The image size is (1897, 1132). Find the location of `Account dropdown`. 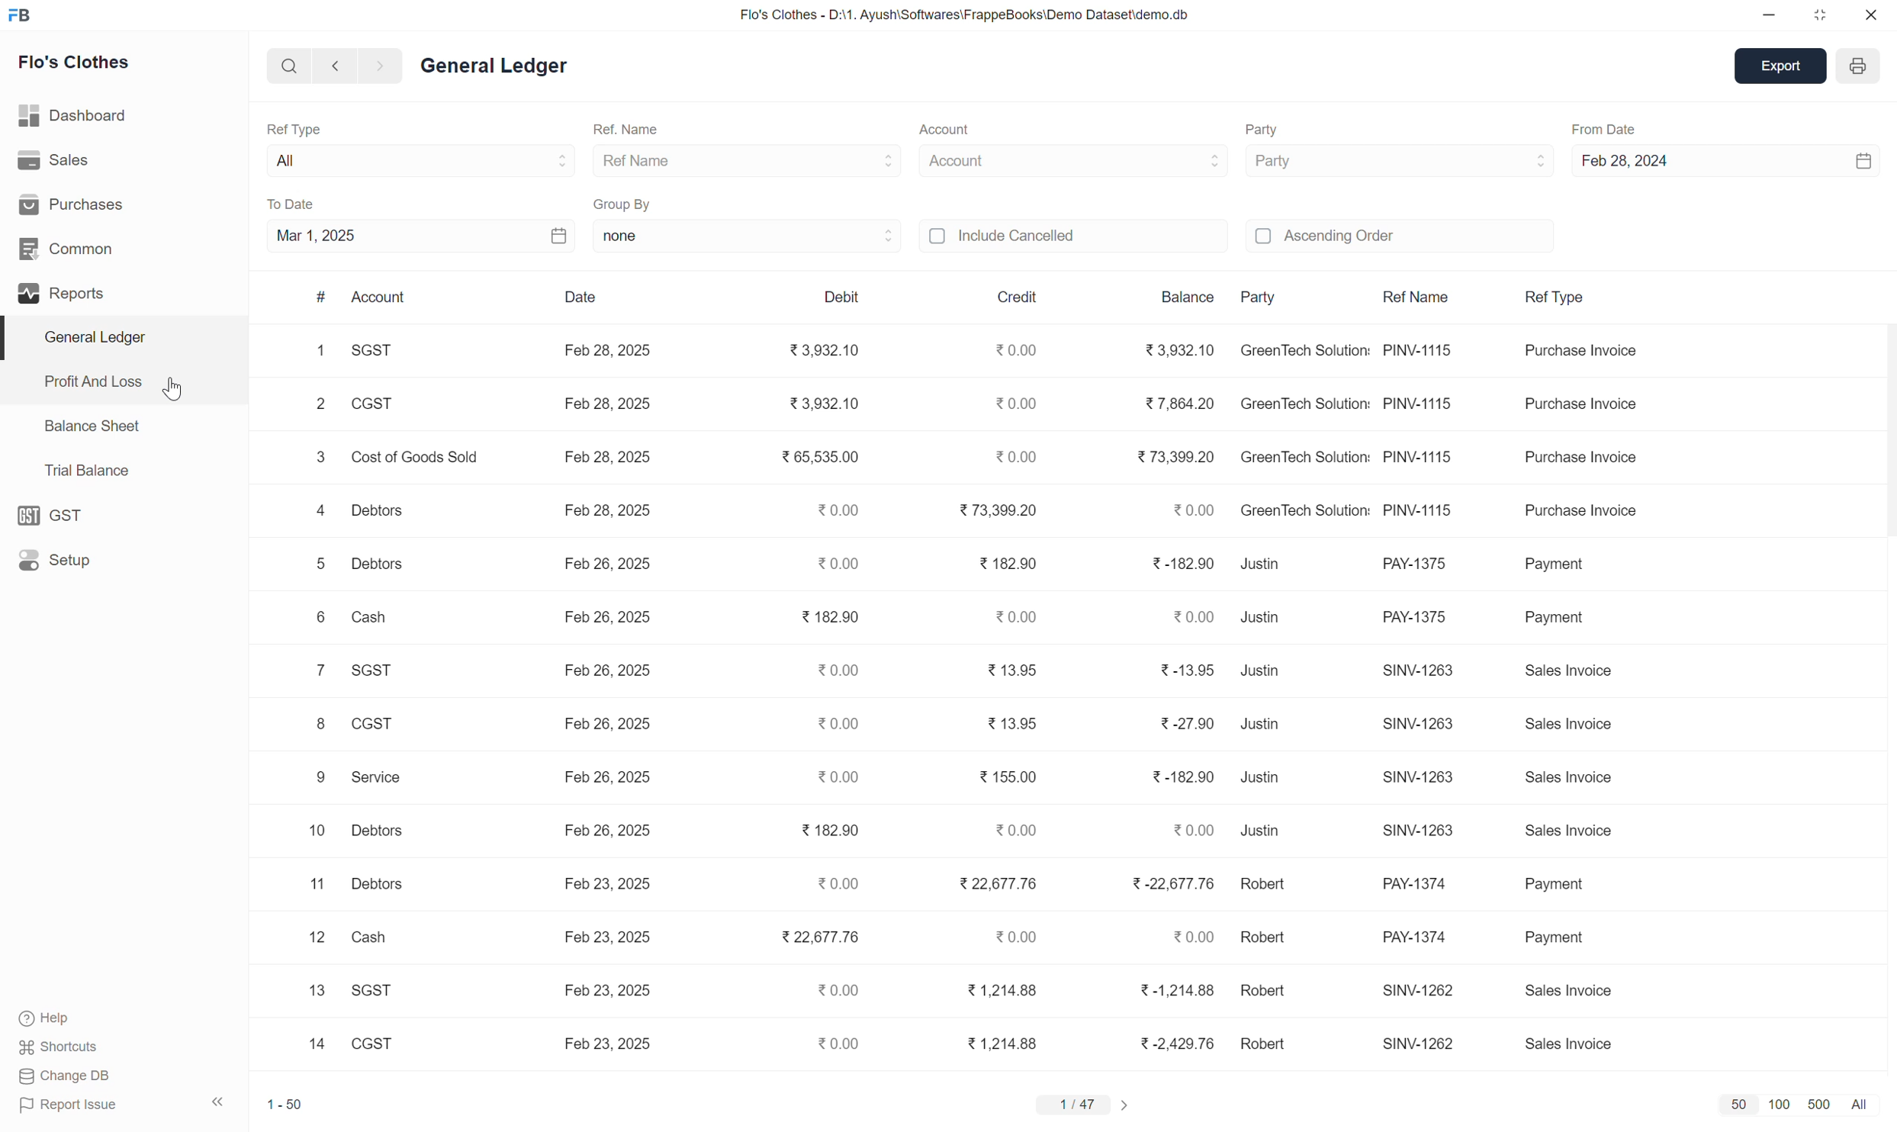

Account dropdown is located at coordinates (1175, 164).